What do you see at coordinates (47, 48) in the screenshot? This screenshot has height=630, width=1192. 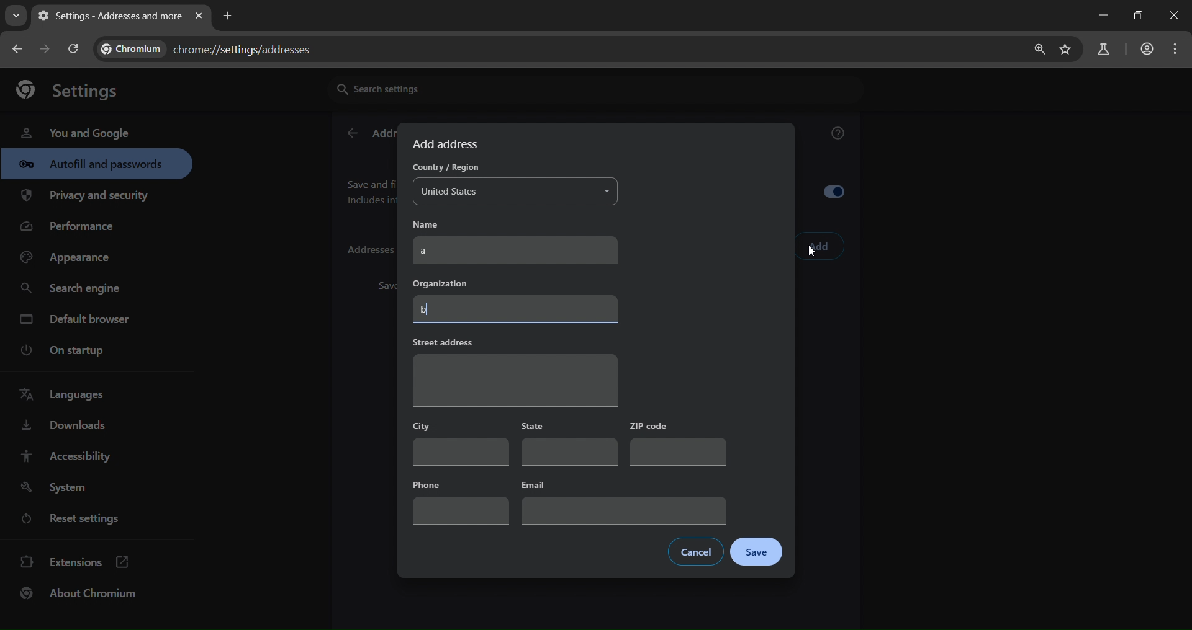 I see `go back one page` at bounding box center [47, 48].